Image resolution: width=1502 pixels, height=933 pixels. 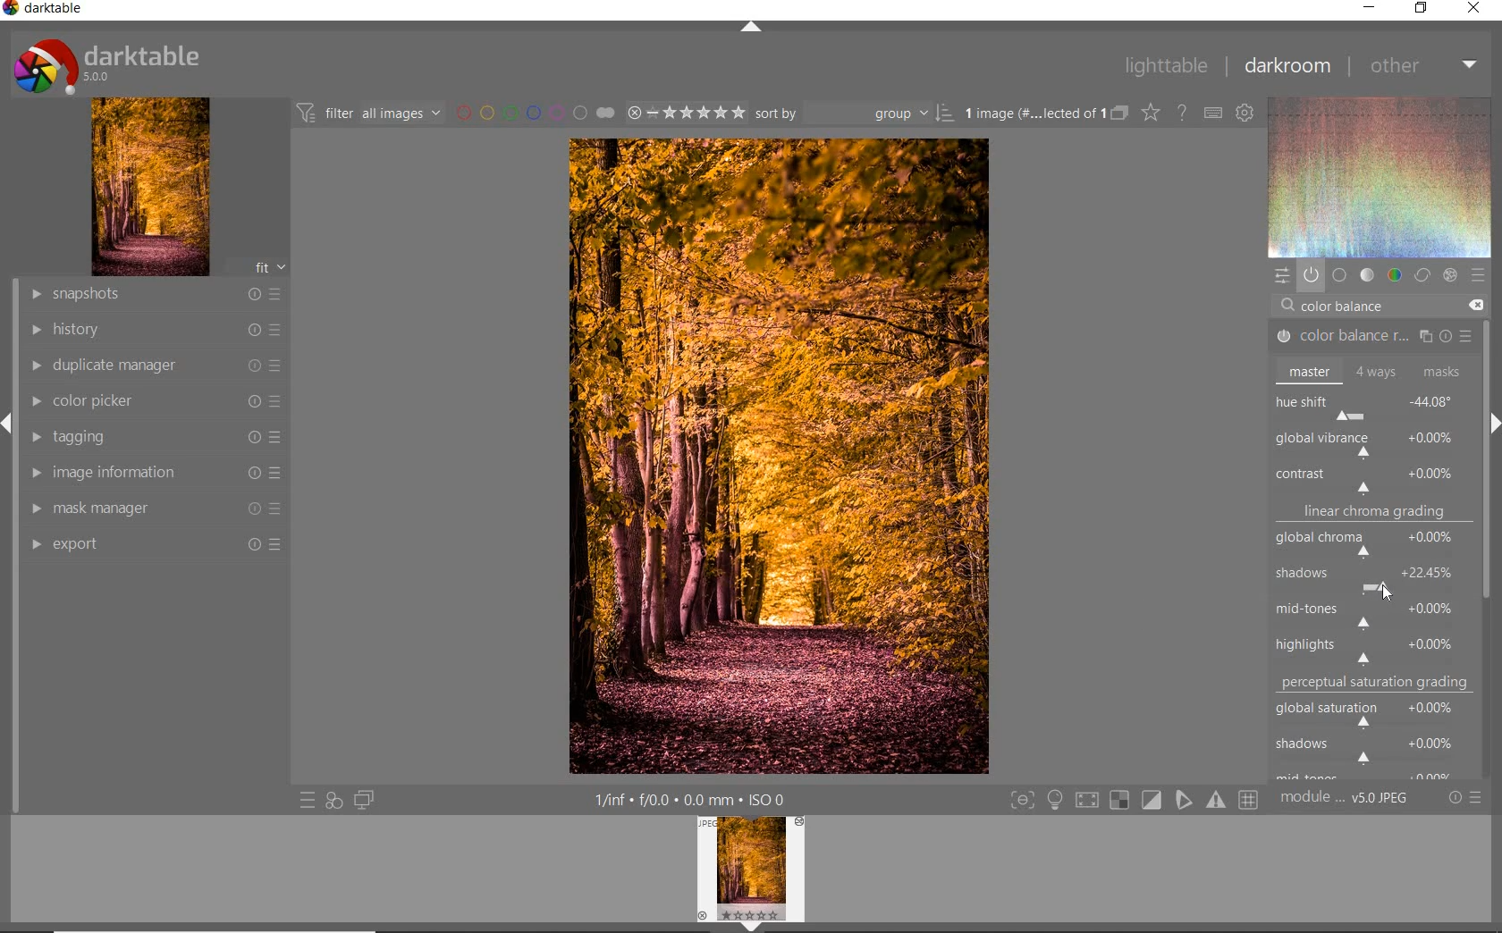 I want to click on wave form, so click(x=1379, y=177).